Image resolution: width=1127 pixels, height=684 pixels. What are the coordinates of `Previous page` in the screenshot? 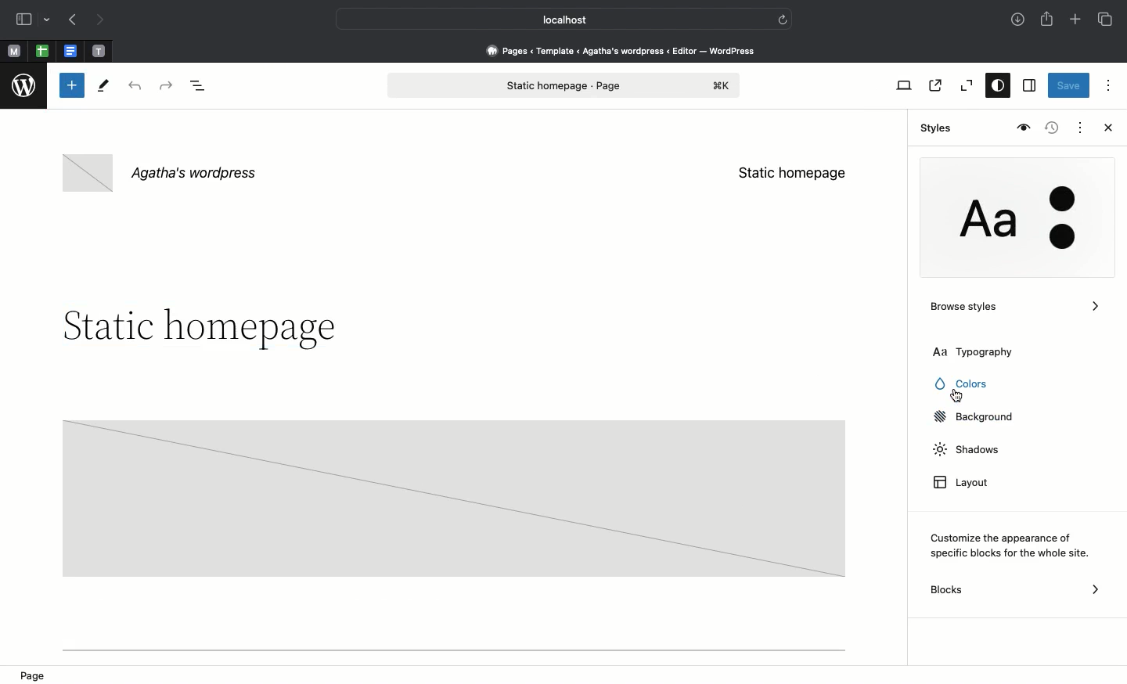 It's located at (71, 21).